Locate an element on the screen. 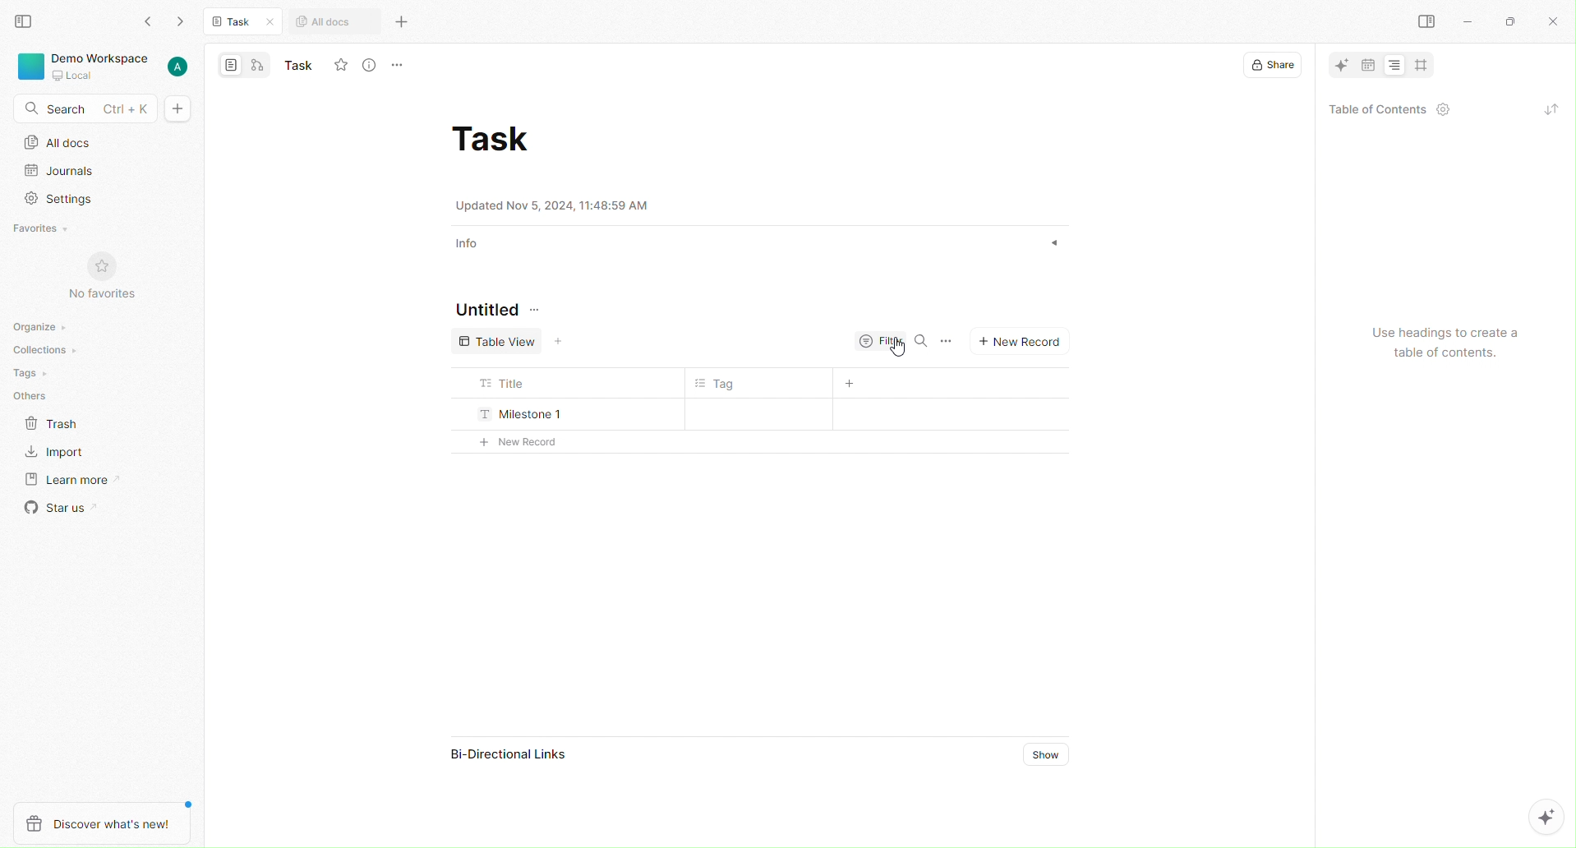 The width and height of the screenshot is (1576, 848). Others is located at coordinates (34, 398).